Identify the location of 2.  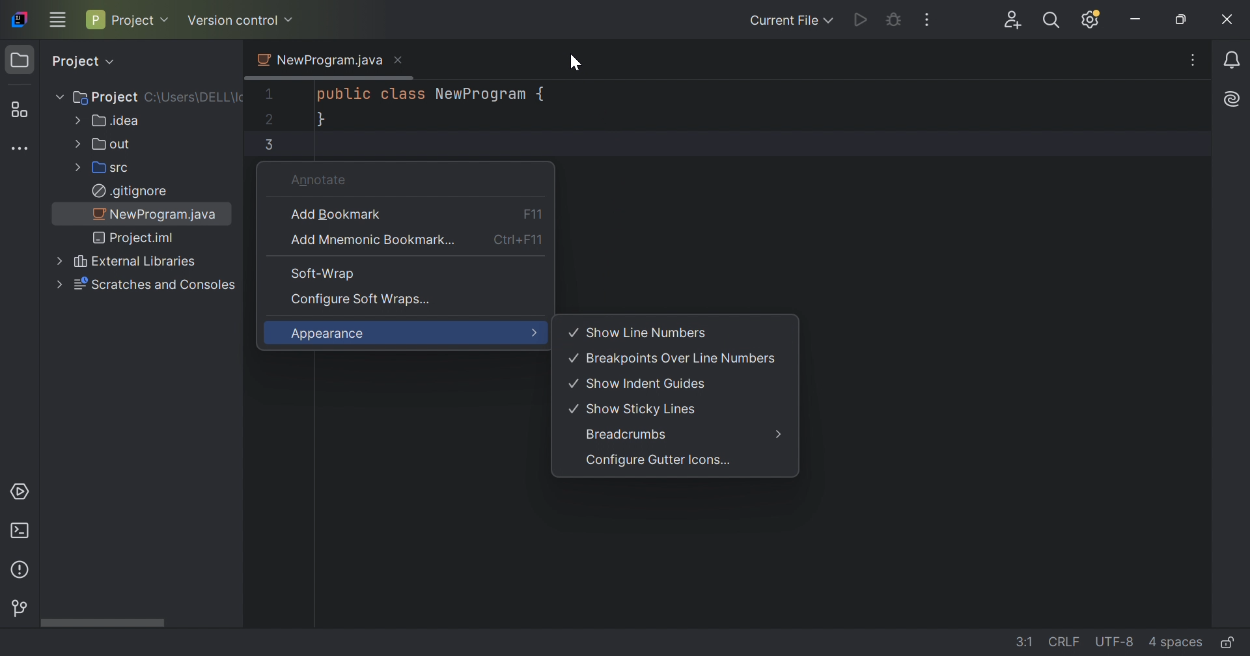
(276, 118).